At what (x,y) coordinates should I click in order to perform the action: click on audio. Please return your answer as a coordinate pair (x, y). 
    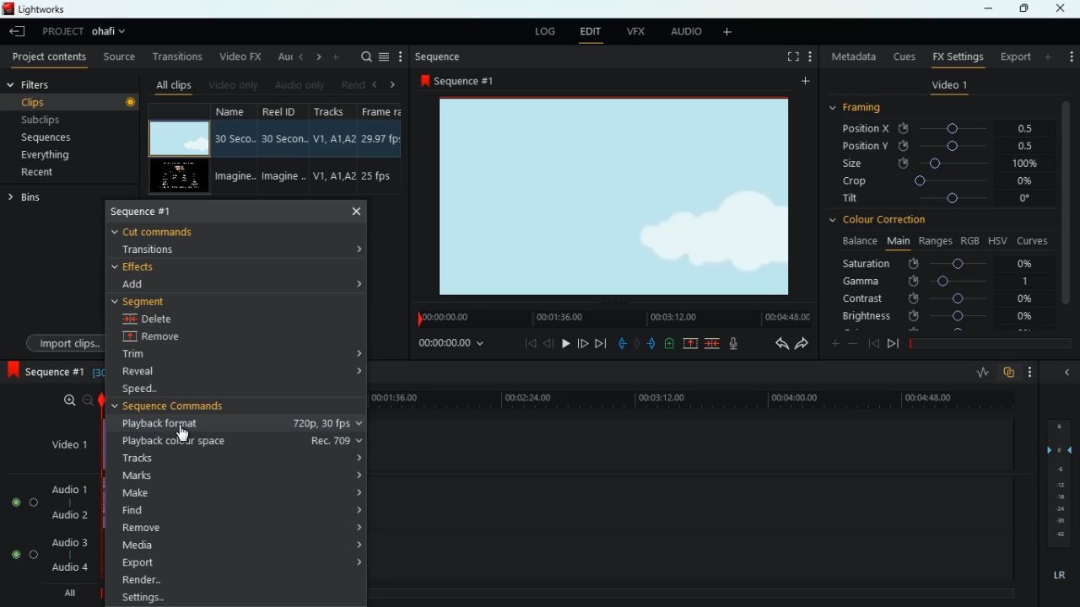
    Looking at the image, I should click on (685, 33).